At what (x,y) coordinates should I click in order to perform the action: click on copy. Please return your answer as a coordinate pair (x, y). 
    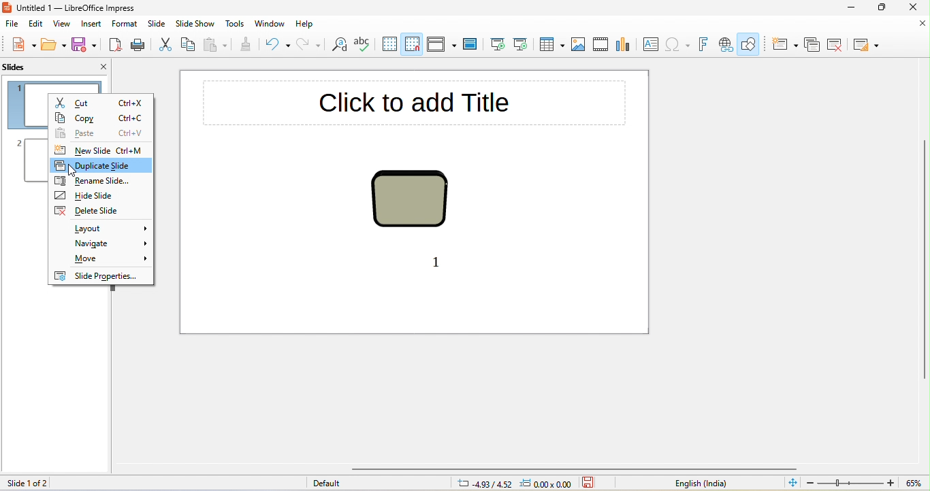
    Looking at the image, I should click on (190, 46).